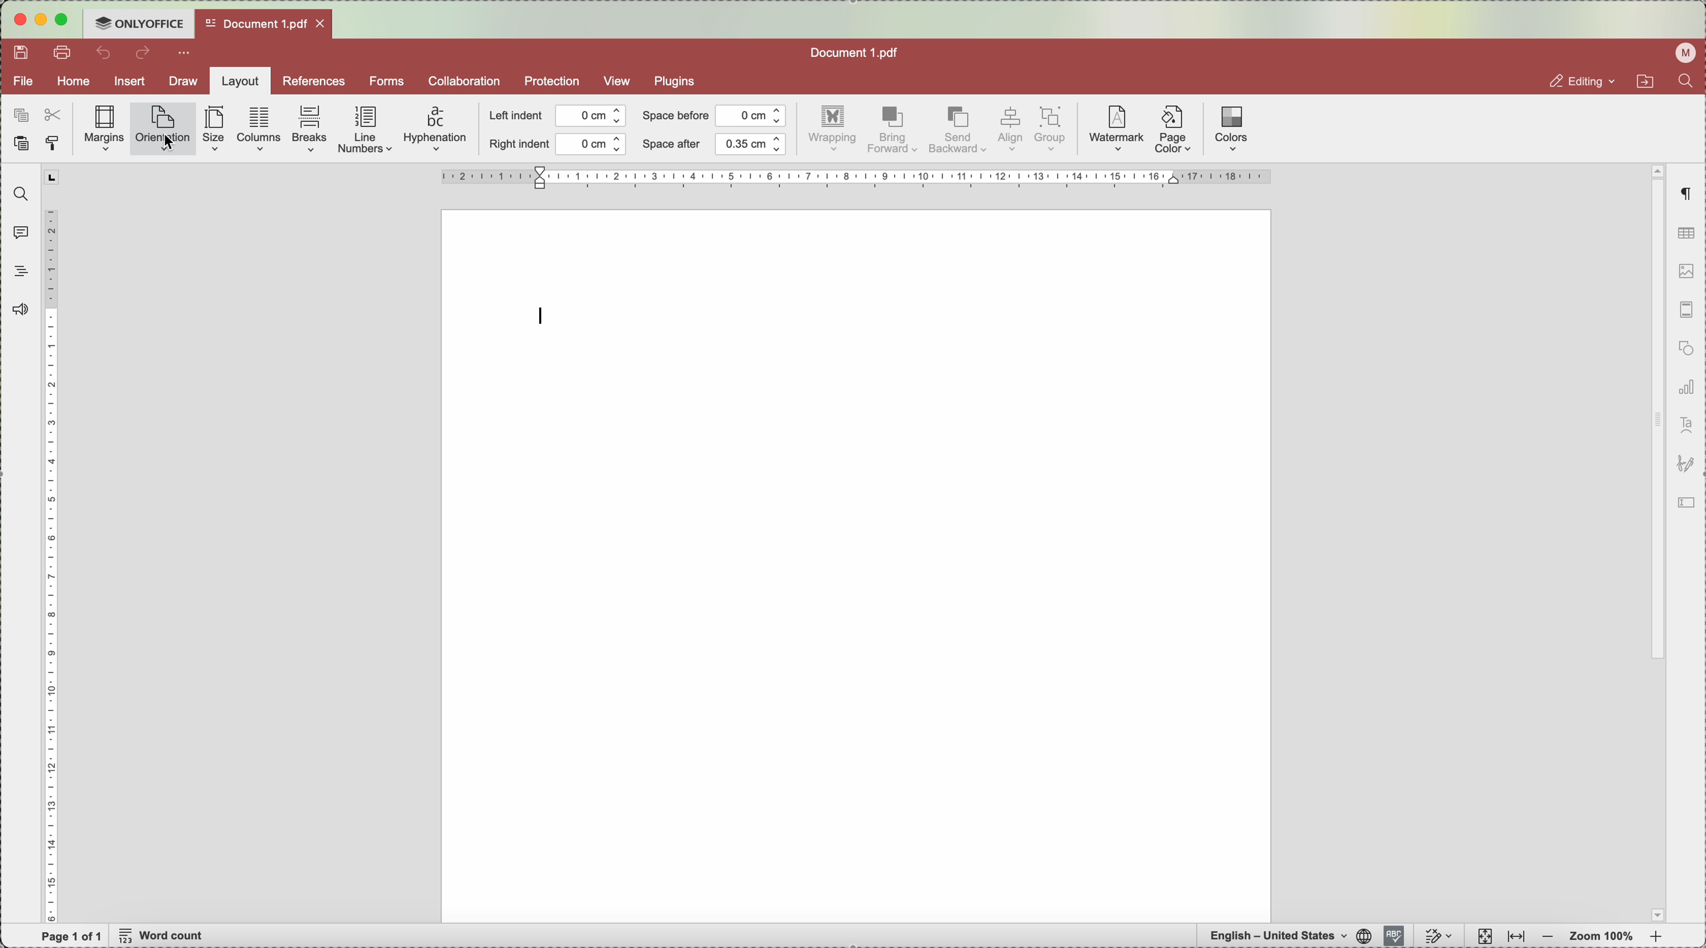 This screenshot has height=948, width=1706. Describe the element at coordinates (1642, 83) in the screenshot. I see `open file location` at that location.